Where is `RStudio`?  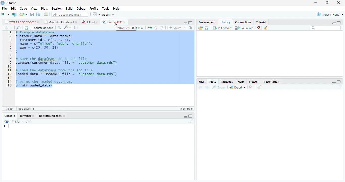 RStudio is located at coordinates (12, 3).